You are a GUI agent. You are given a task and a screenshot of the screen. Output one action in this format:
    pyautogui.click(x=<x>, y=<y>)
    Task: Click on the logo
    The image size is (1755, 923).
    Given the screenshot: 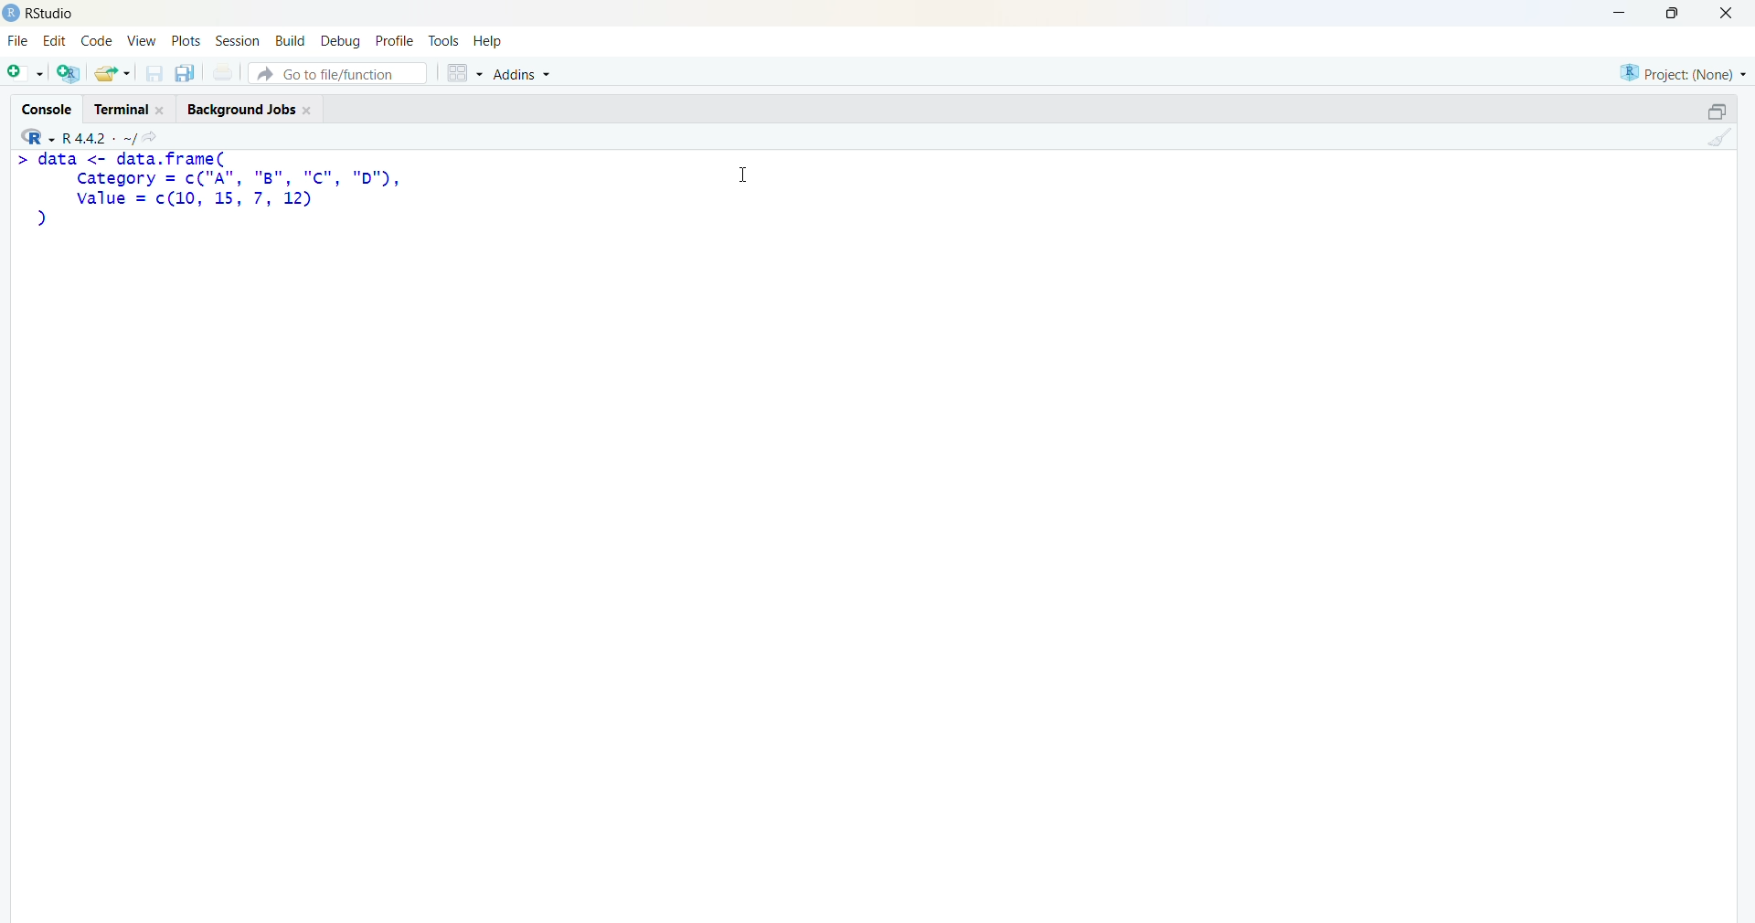 What is the action you would take?
    pyautogui.click(x=12, y=13)
    